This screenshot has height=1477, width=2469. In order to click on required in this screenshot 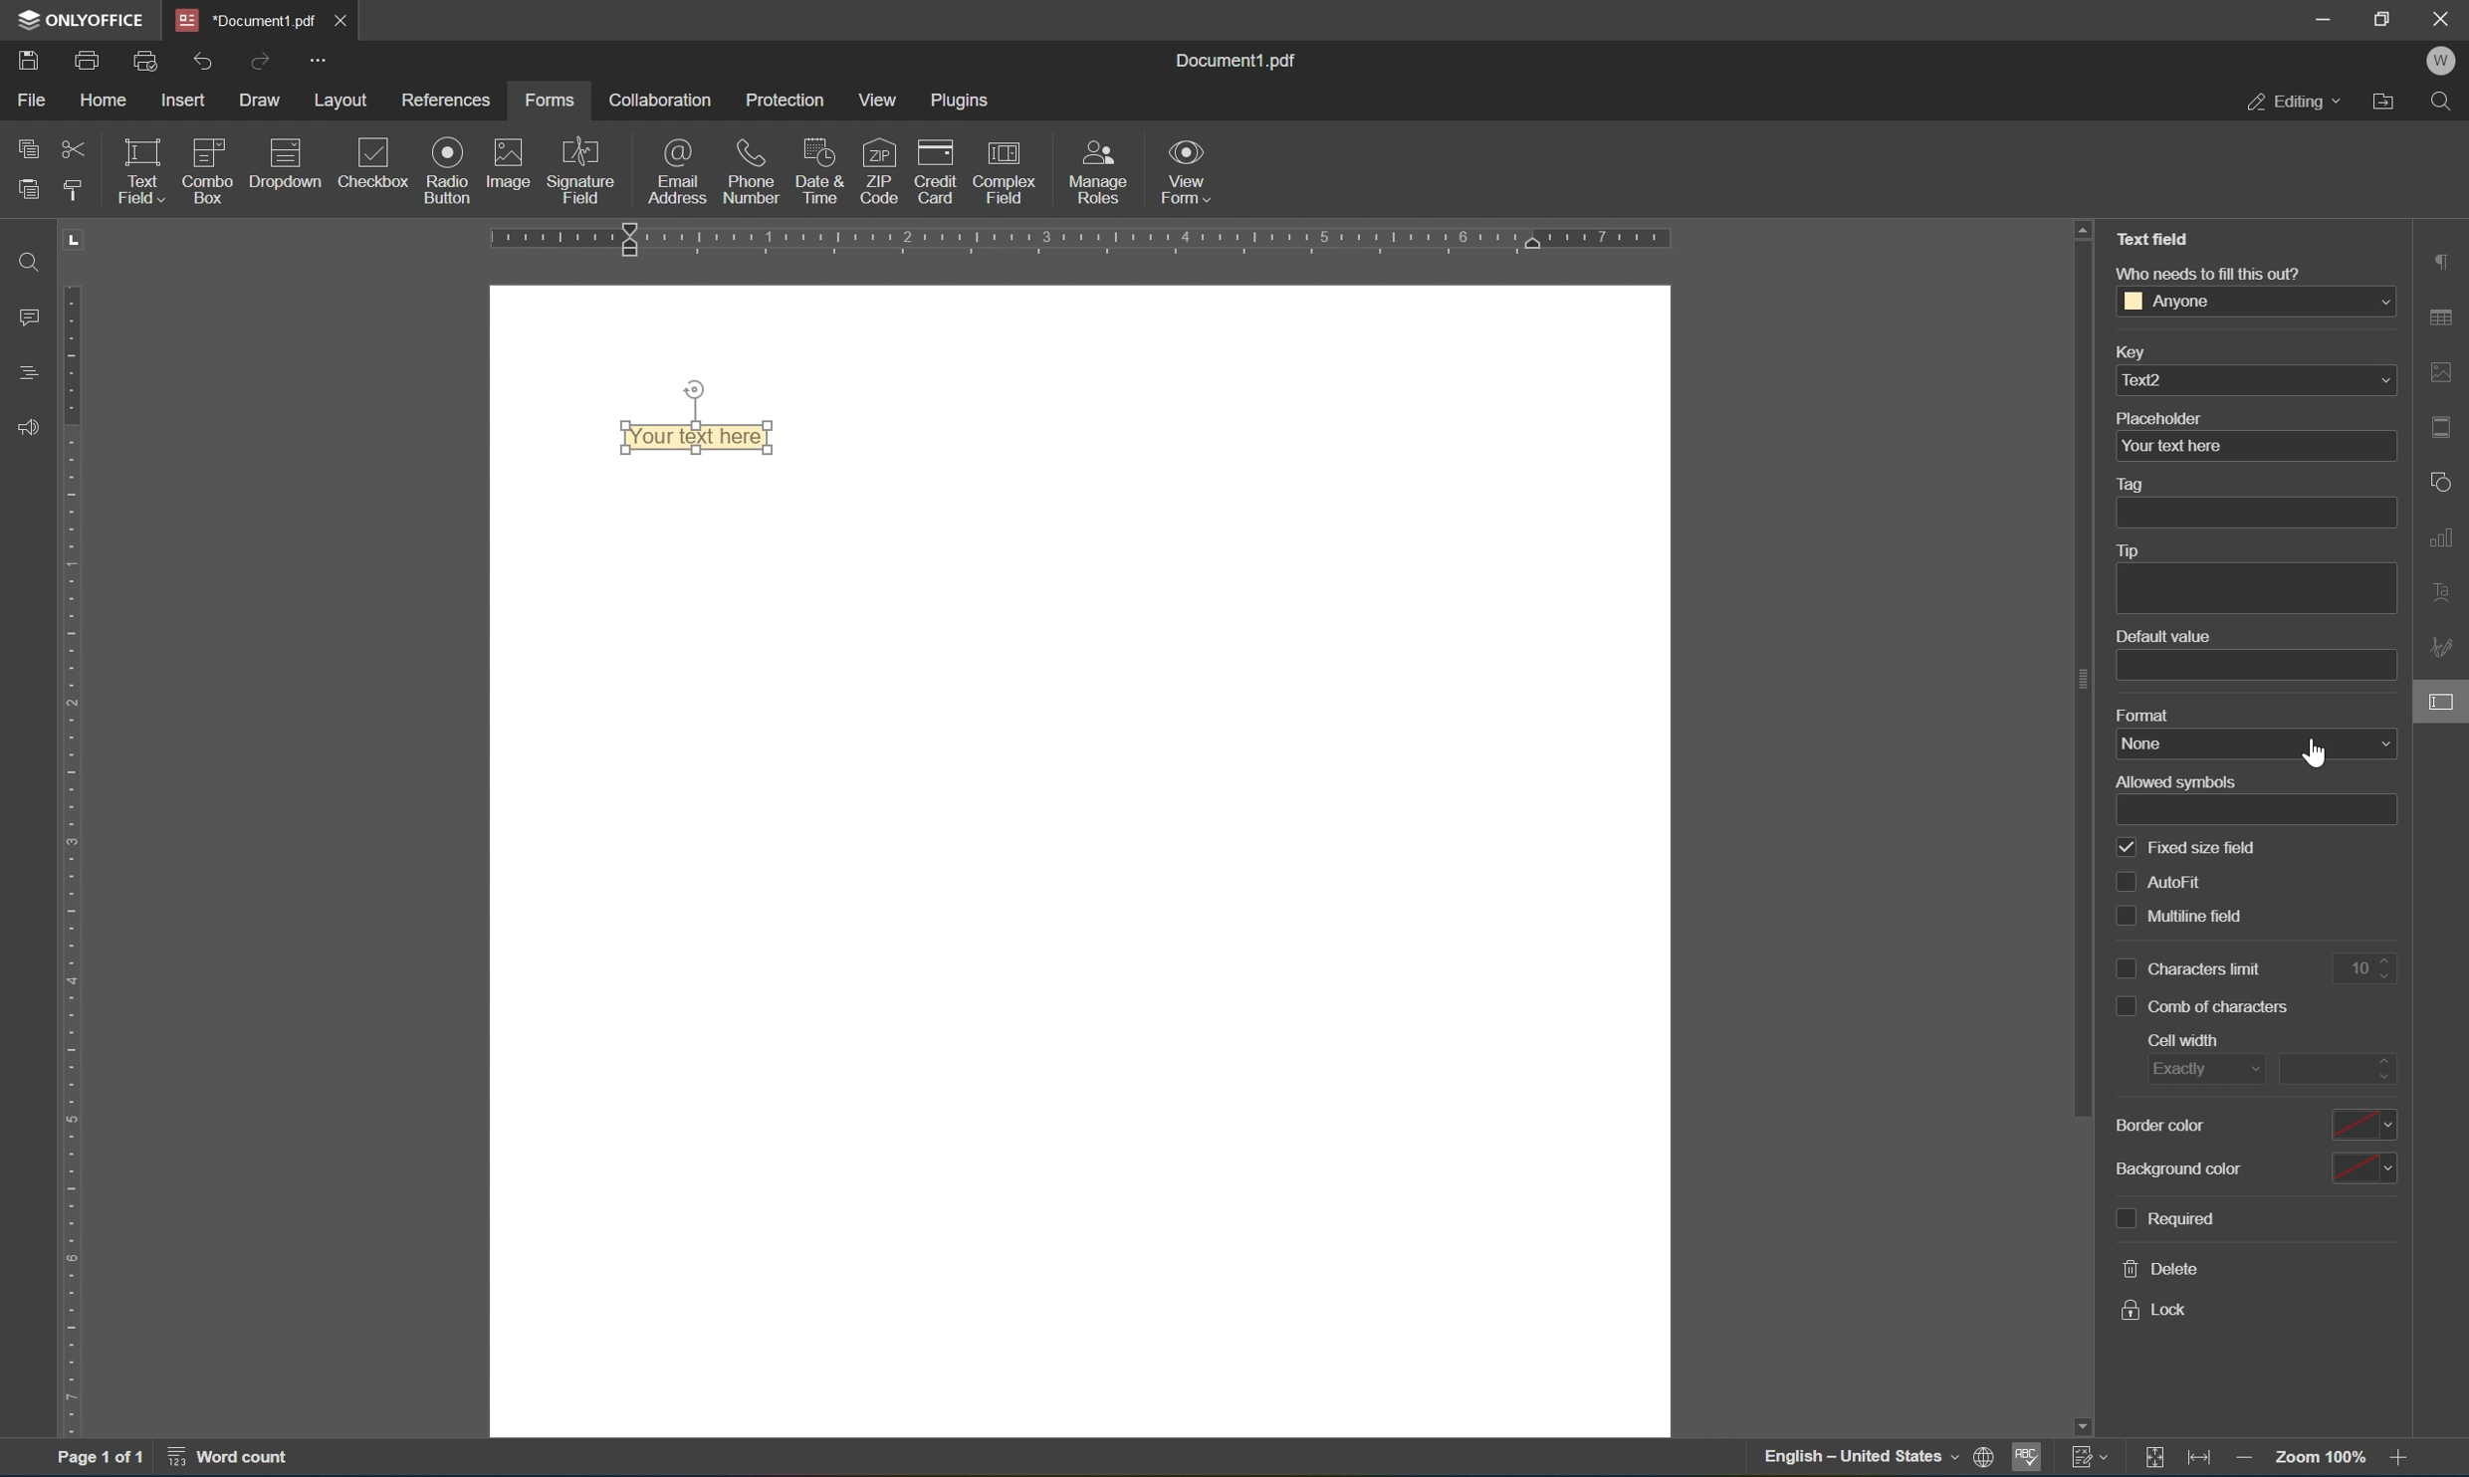, I will do `click(2173, 1220)`.